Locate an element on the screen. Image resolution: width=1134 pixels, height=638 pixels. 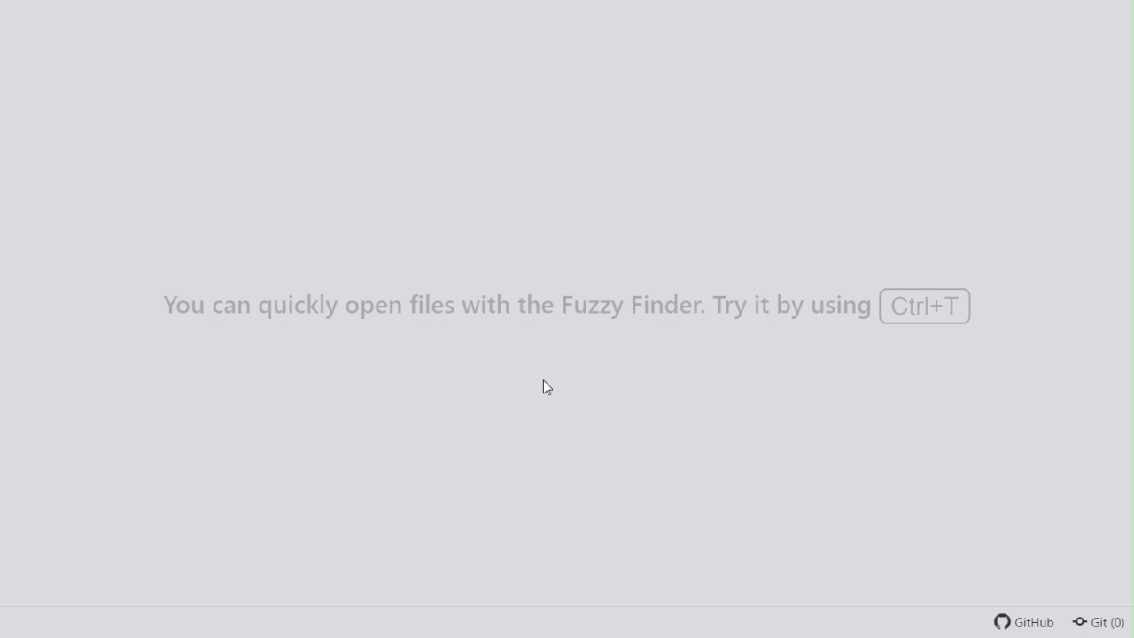
Git Hub is located at coordinates (1021, 623).